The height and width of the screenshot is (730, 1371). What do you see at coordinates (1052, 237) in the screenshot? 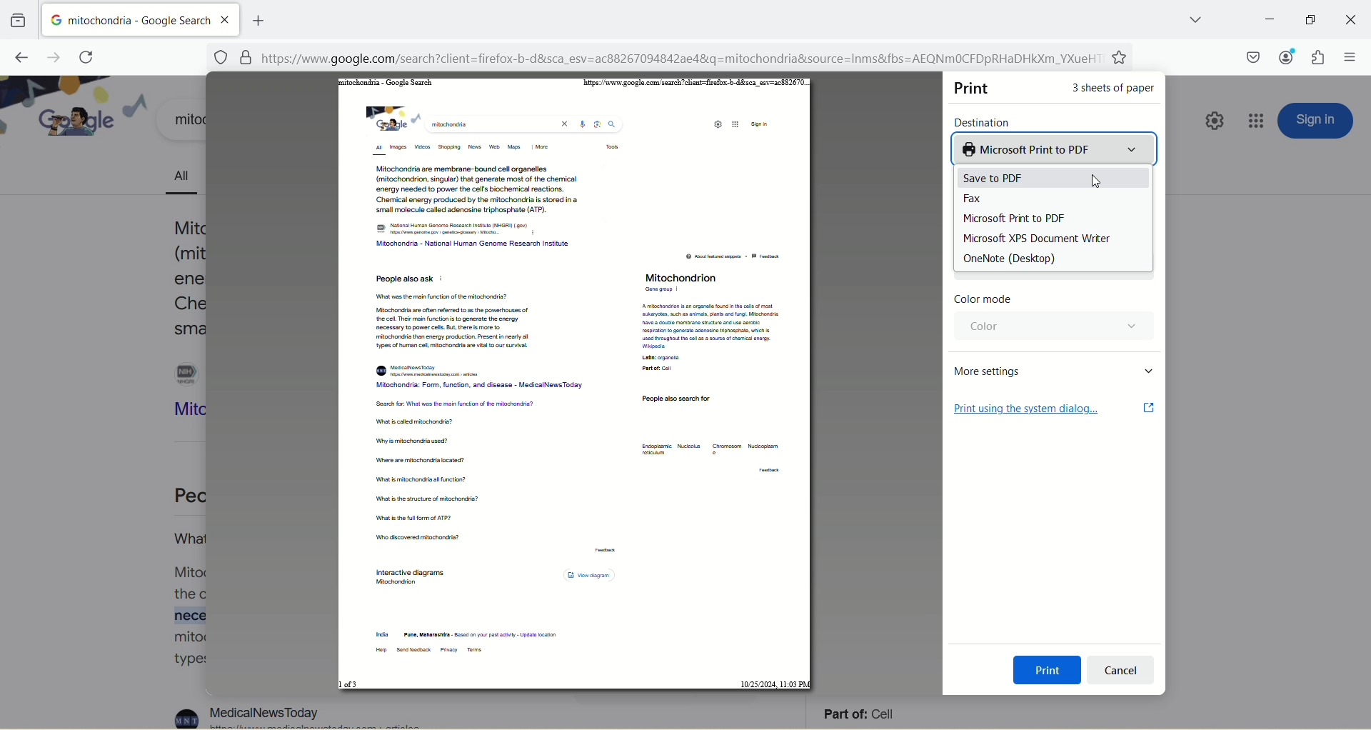
I see `Microsoft XPS Document Writer` at bounding box center [1052, 237].